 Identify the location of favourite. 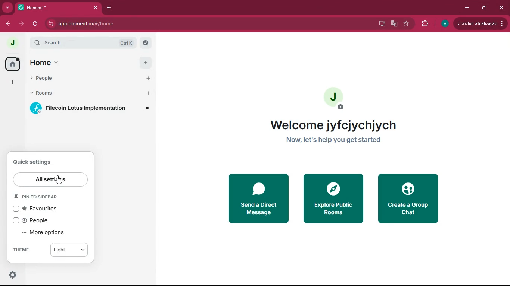
(406, 24).